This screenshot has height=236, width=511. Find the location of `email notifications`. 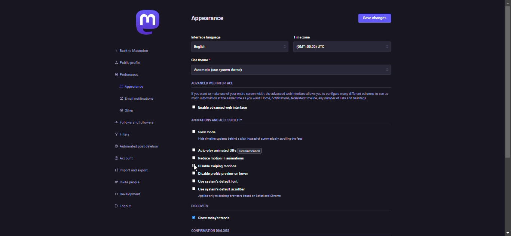

email notifications is located at coordinates (137, 99).